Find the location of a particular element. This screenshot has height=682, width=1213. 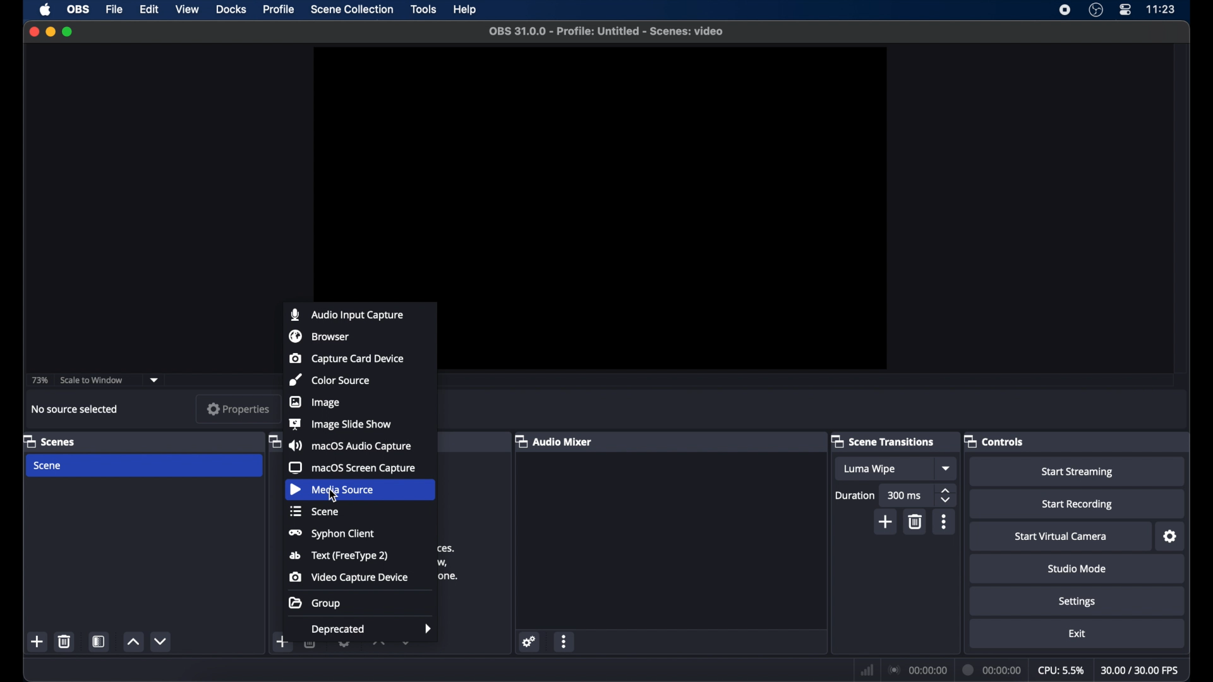

start streaming is located at coordinates (1079, 472).